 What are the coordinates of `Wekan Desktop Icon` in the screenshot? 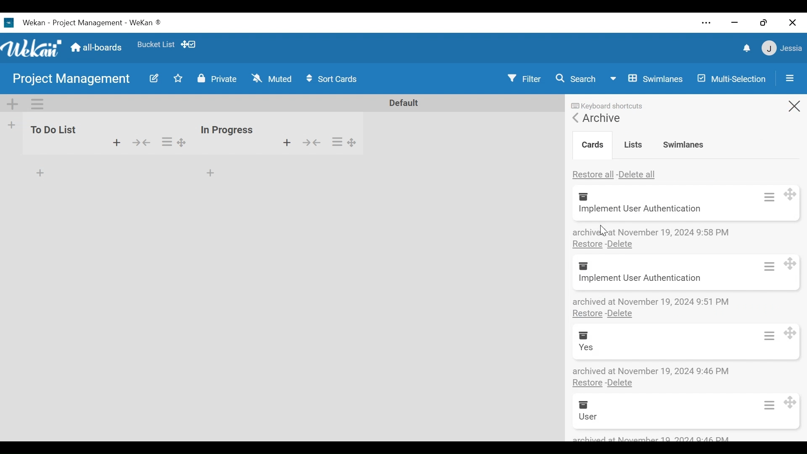 It's located at (82, 24).